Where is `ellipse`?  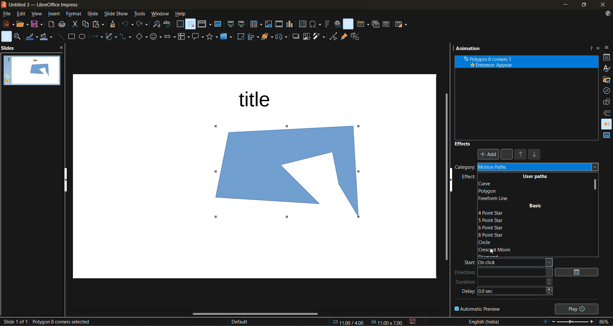 ellipse is located at coordinates (84, 37).